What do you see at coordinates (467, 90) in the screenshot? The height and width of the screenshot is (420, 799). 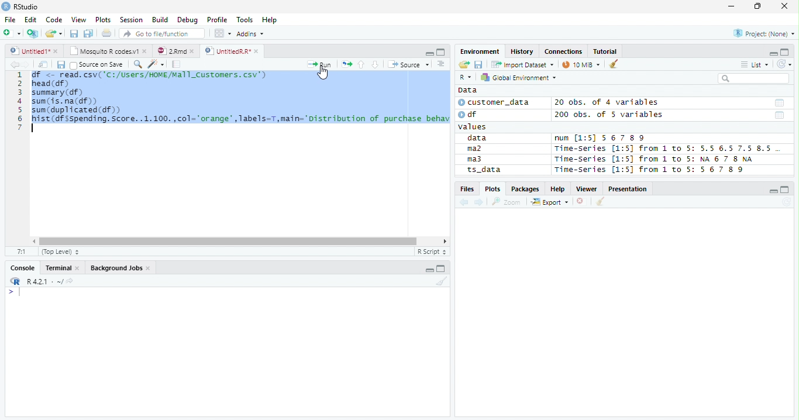 I see `Data` at bounding box center [467, 90].